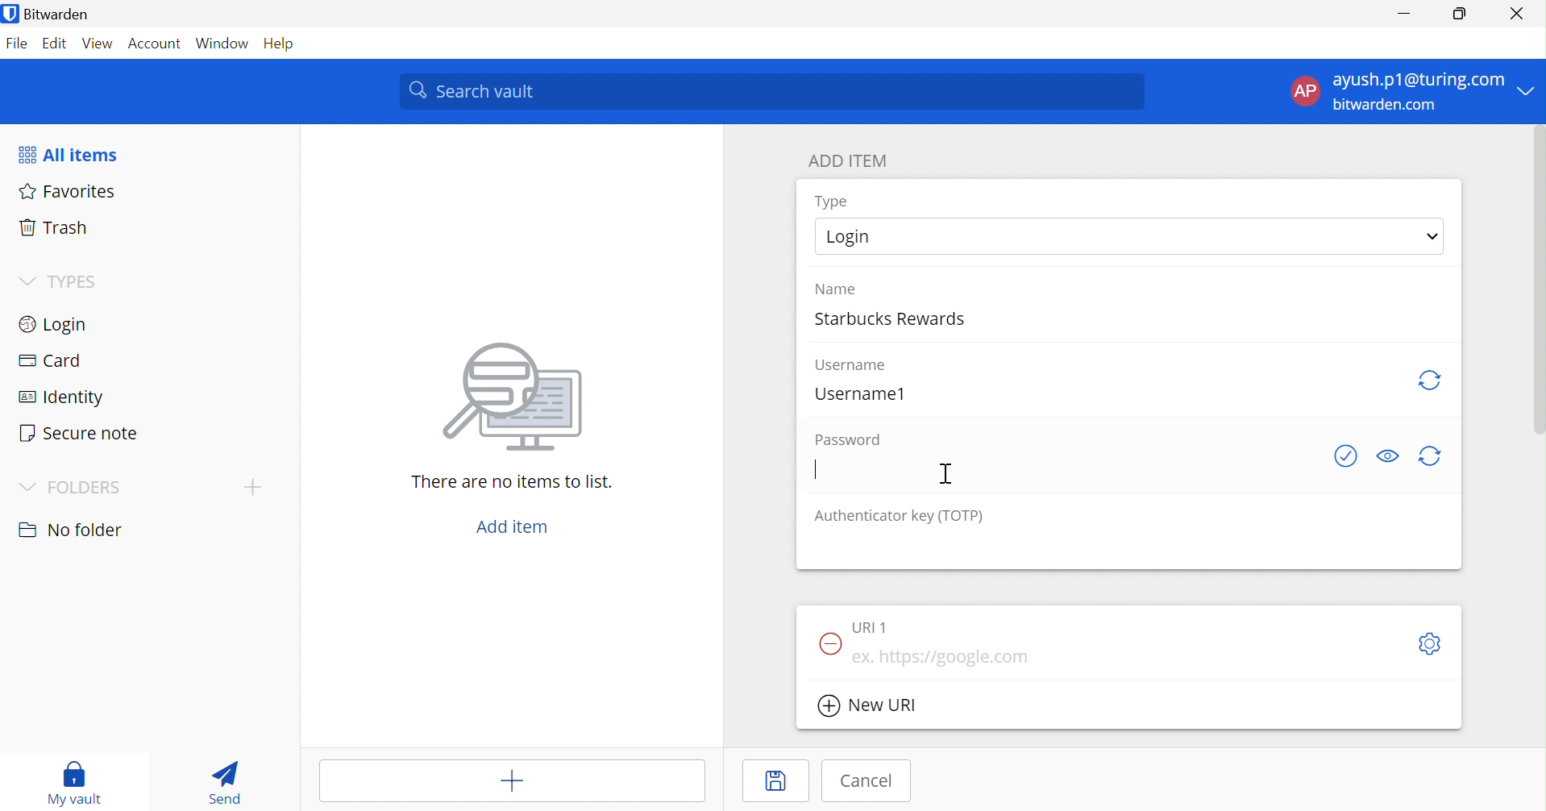 The image size is (1546, 811). I want to click on Minimize, so click(1406, 10).